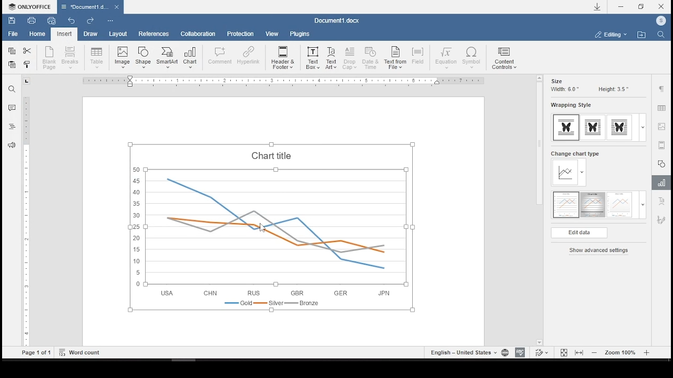  What do you see at coordinates (26, 222) in the screenshot?
I see `scrollbar` at bounding box center [26, 222].